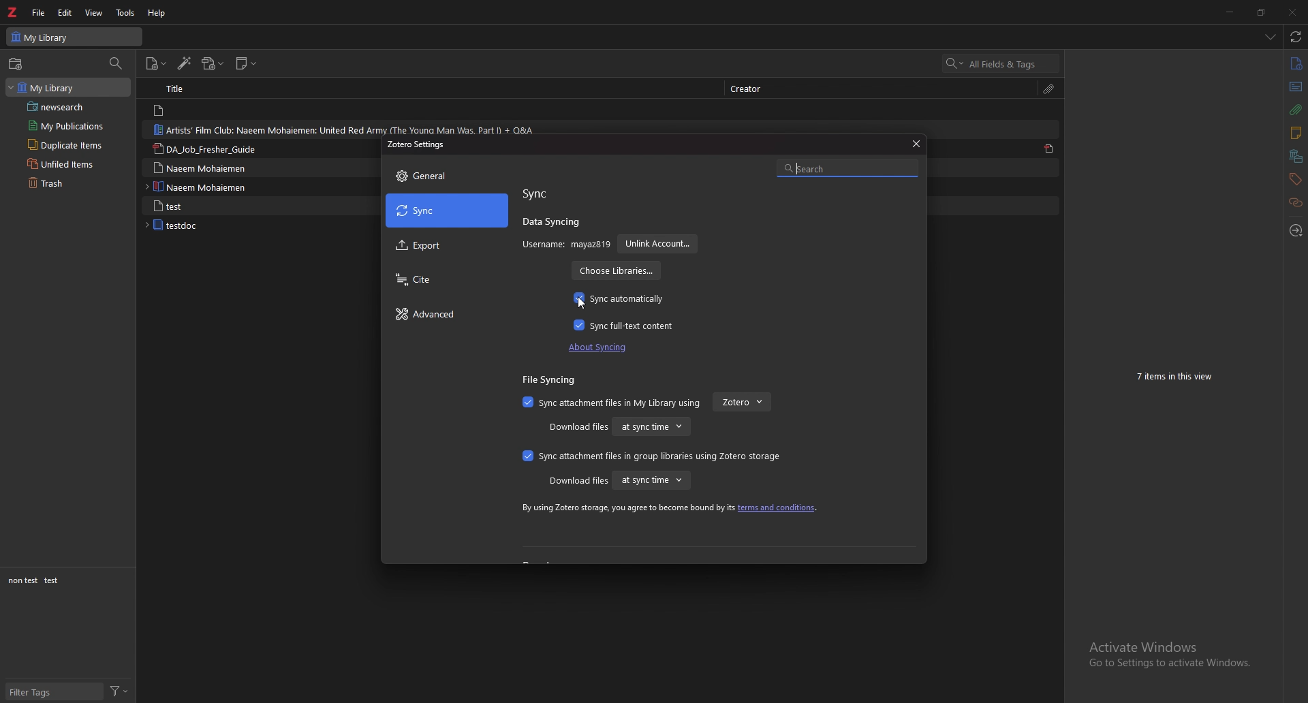  I want to click on new collection, so click(15, 63).